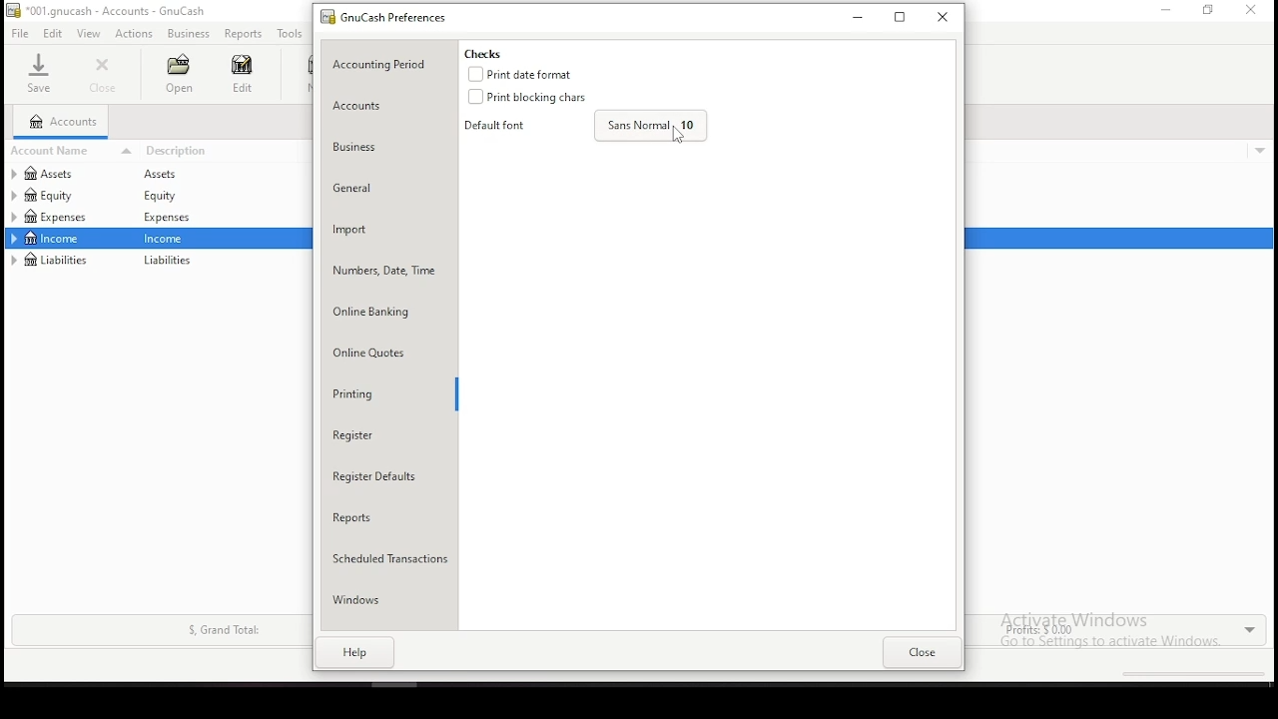  Describe the element at coordinates (168, 239) in the screenshot. I see `income` at that location.